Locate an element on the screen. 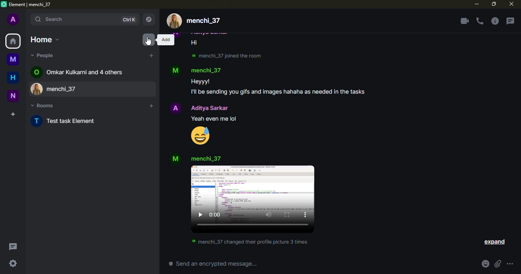 This screenshot has height=274, width=521. search is located at coordinates (75, 19).